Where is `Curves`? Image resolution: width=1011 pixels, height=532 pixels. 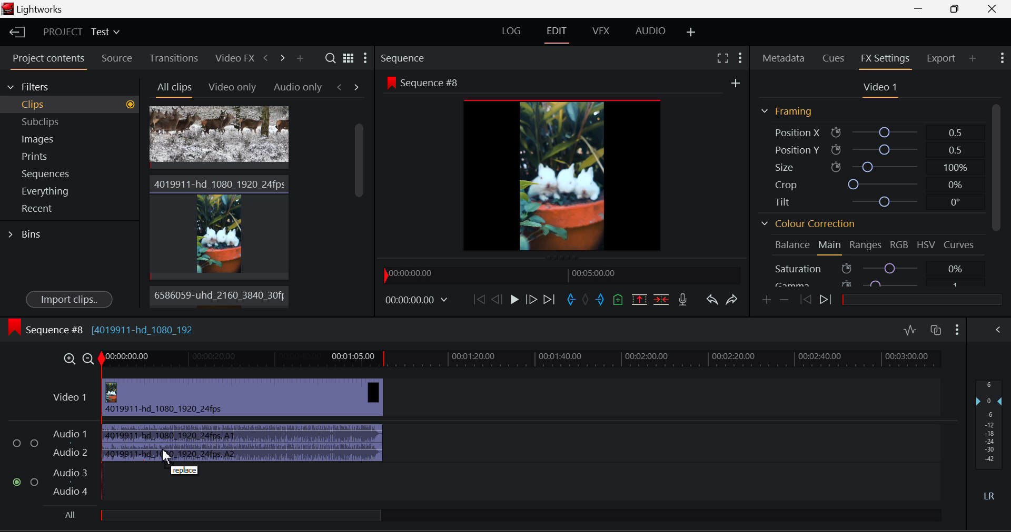 Curves is located at coordinates (962, 244).